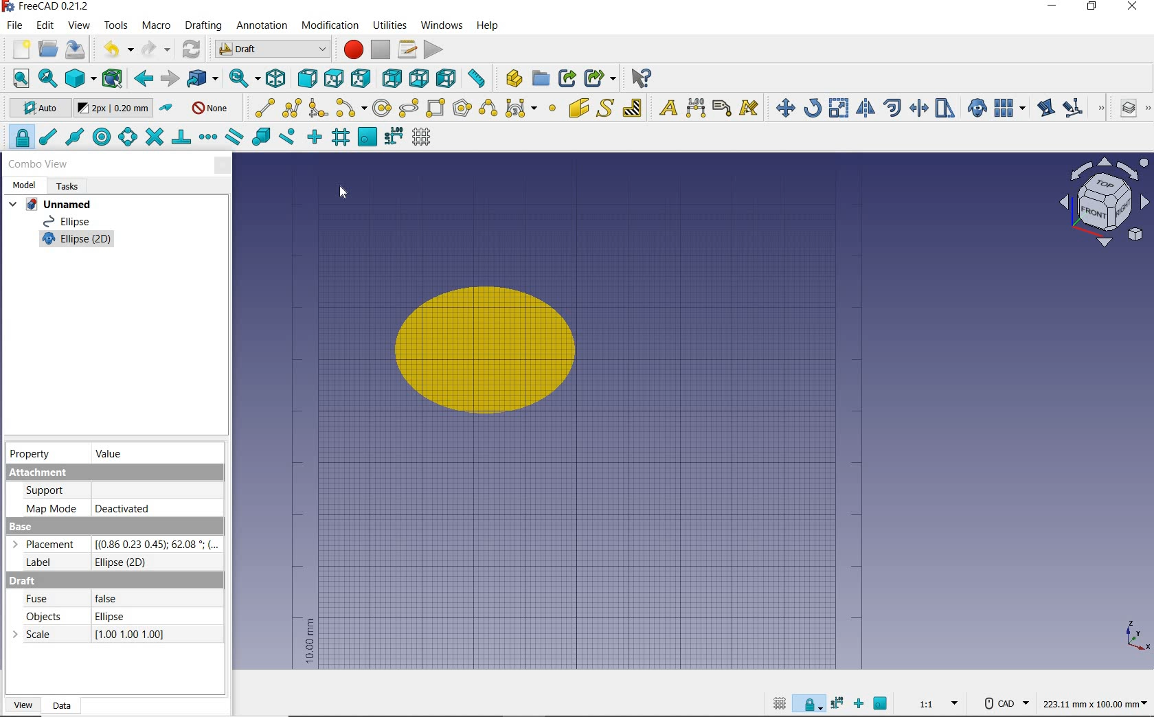 The width and height of the screenshot is (1154, 717). I want to click on fillet, so click(319, 108).